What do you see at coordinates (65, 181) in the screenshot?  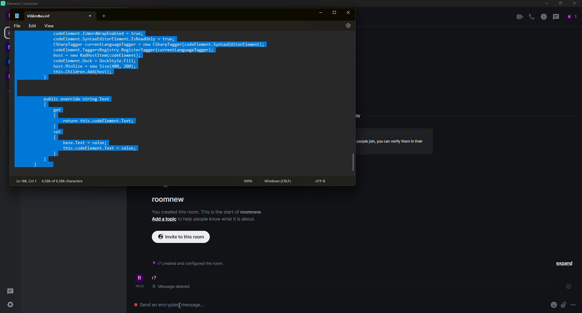 I see `characters` at bounding box center [65, 181].